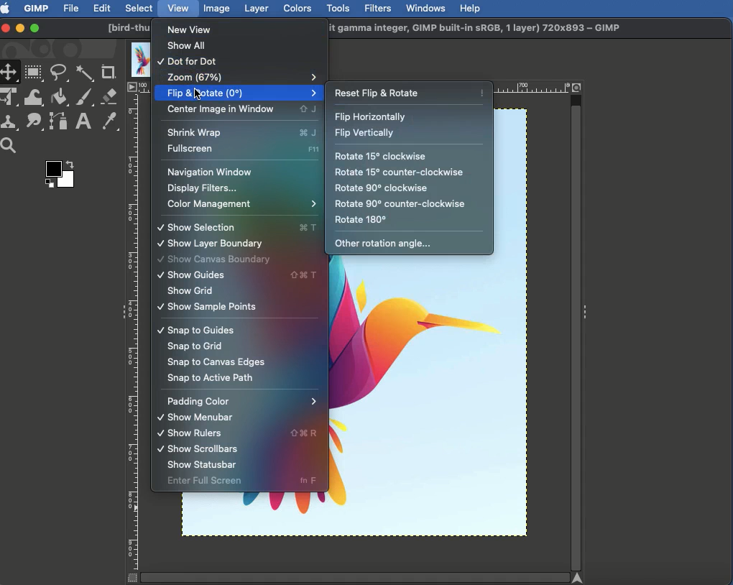  Describe the element at coordinates (195, 29) in the screenshot. I see `New view` at that location.